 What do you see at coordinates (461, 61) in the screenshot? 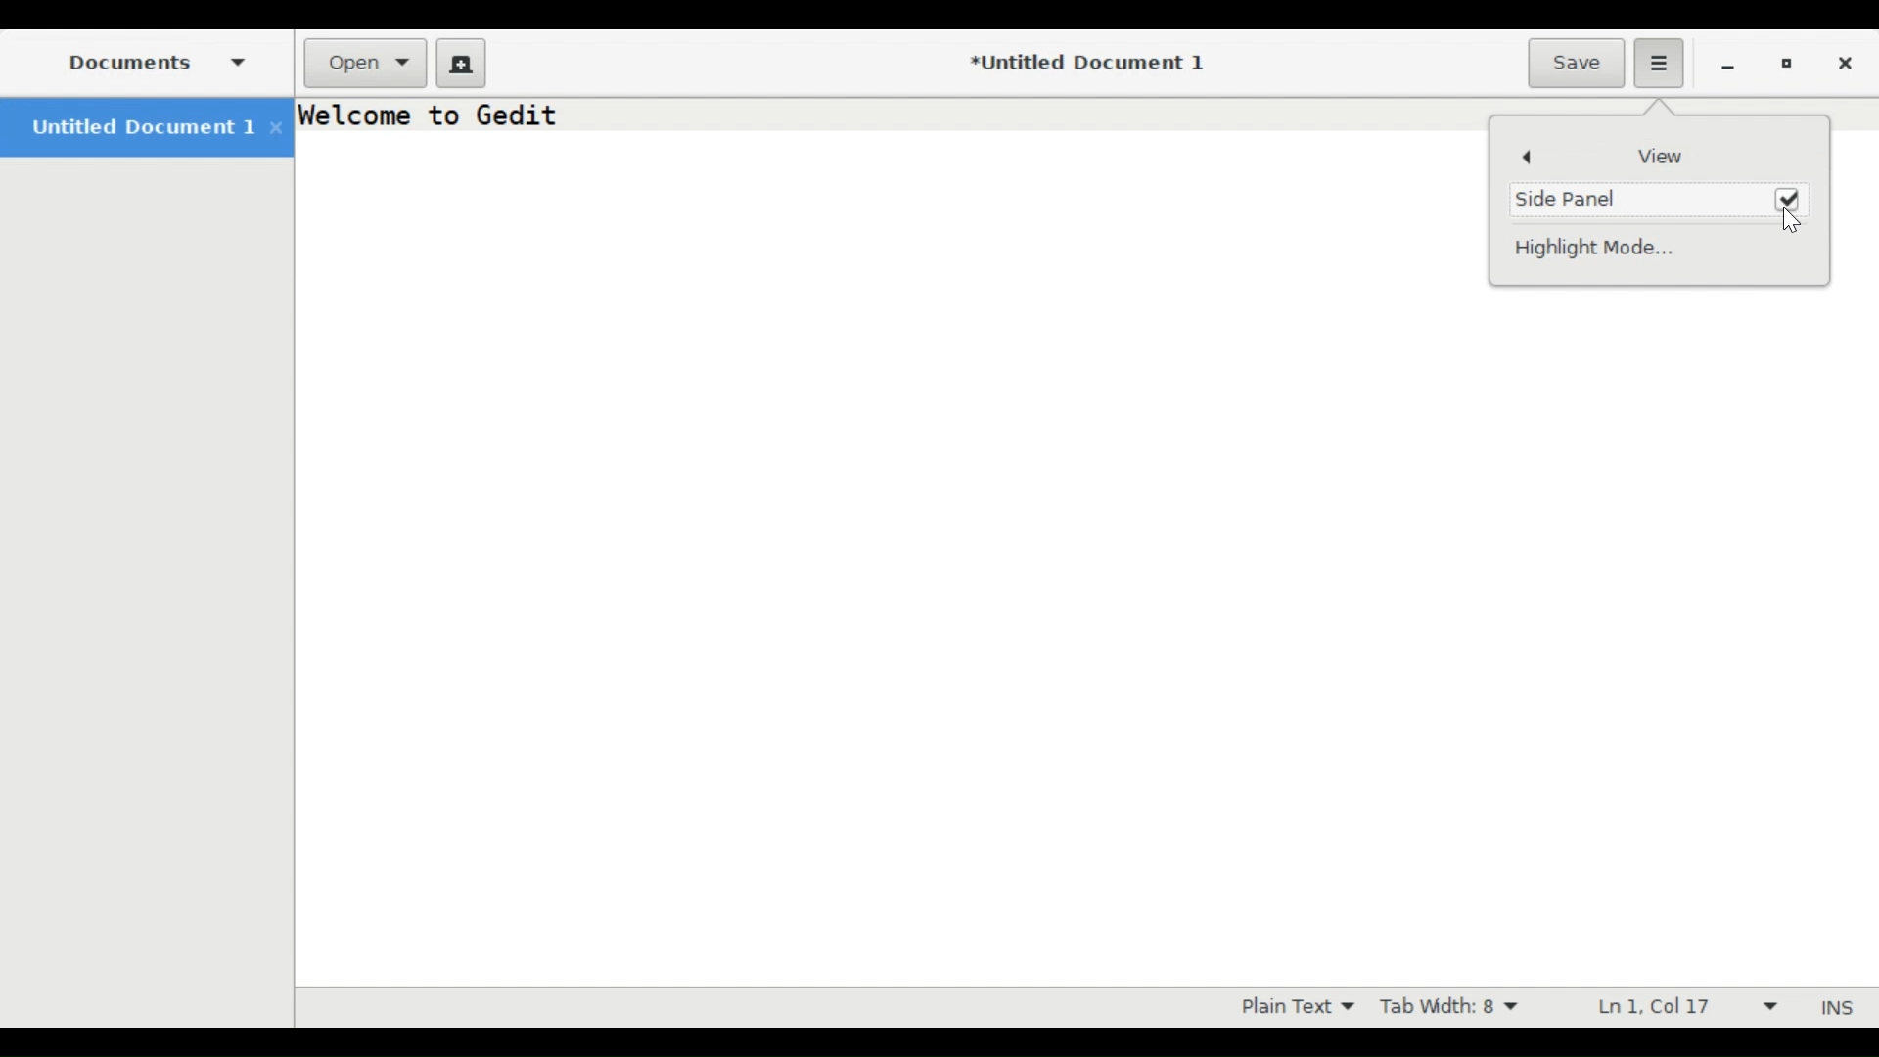
I see `Create a new document` at bounding box center [461, 61].